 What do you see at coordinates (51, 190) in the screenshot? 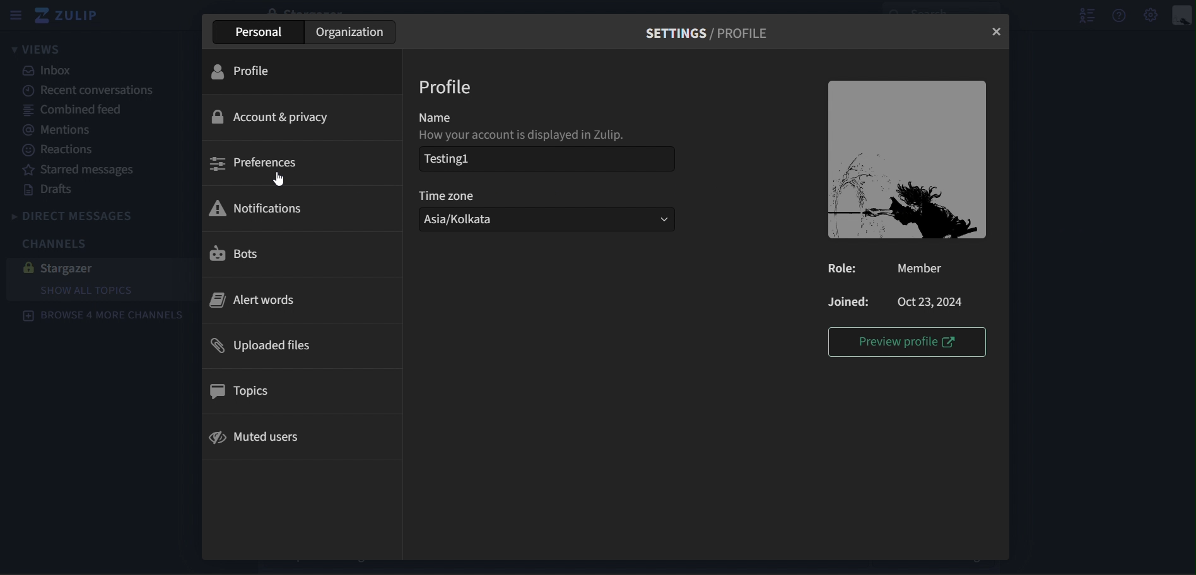
I see `drafts` at bounding box center [51, 190].